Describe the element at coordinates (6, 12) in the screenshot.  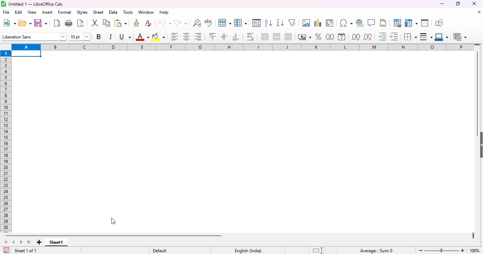
I see `file` at that location.